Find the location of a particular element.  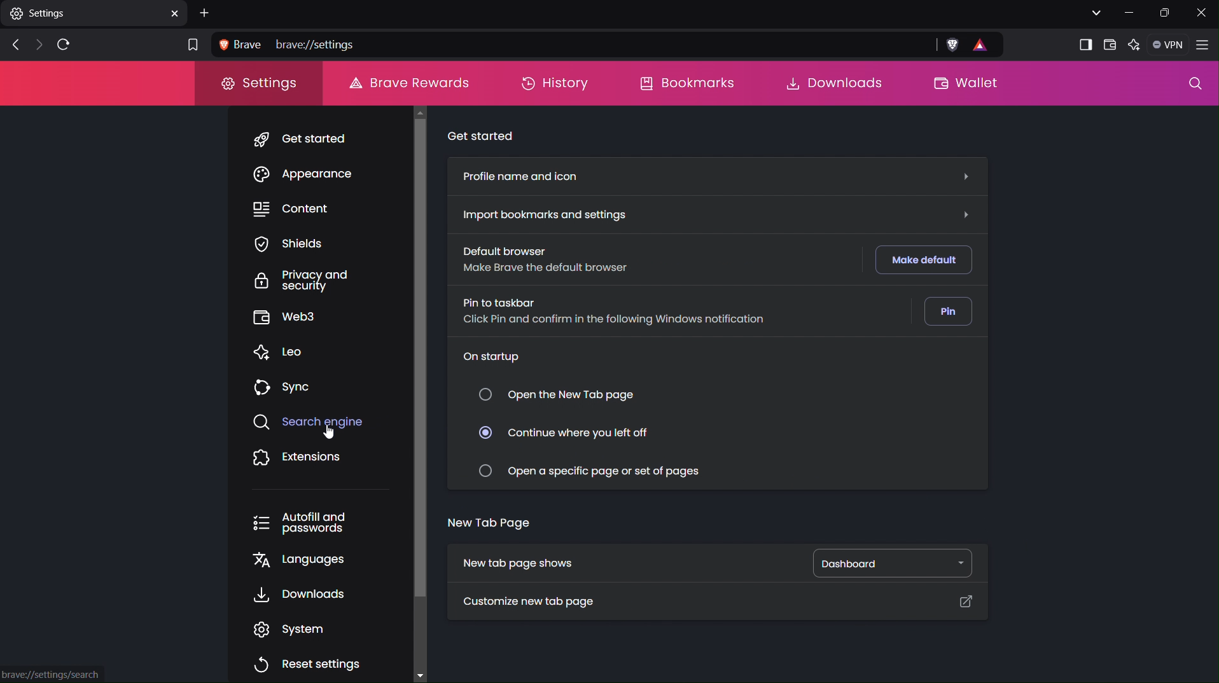

Scrollbar is located at coordinates (418, 385).